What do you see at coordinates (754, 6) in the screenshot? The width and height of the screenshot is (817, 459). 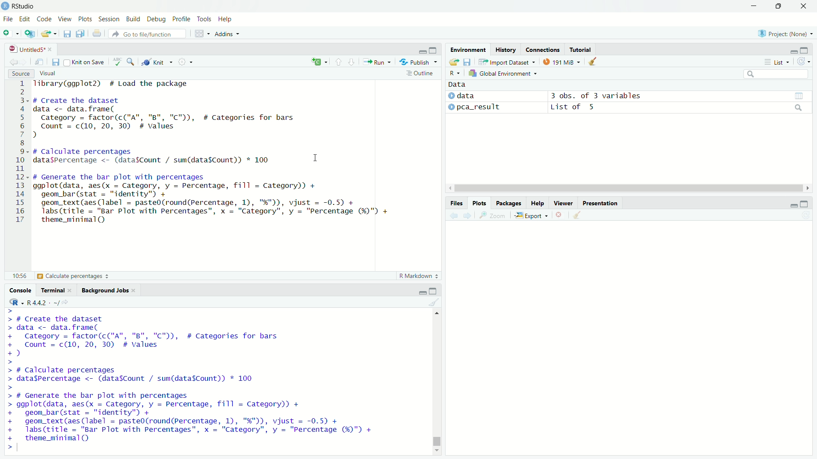 I see `minimize` at bounding box center [754, 6].